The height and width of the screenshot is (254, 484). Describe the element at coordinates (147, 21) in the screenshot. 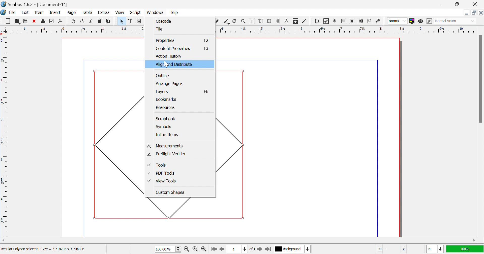

I see `Render frame` at that location.